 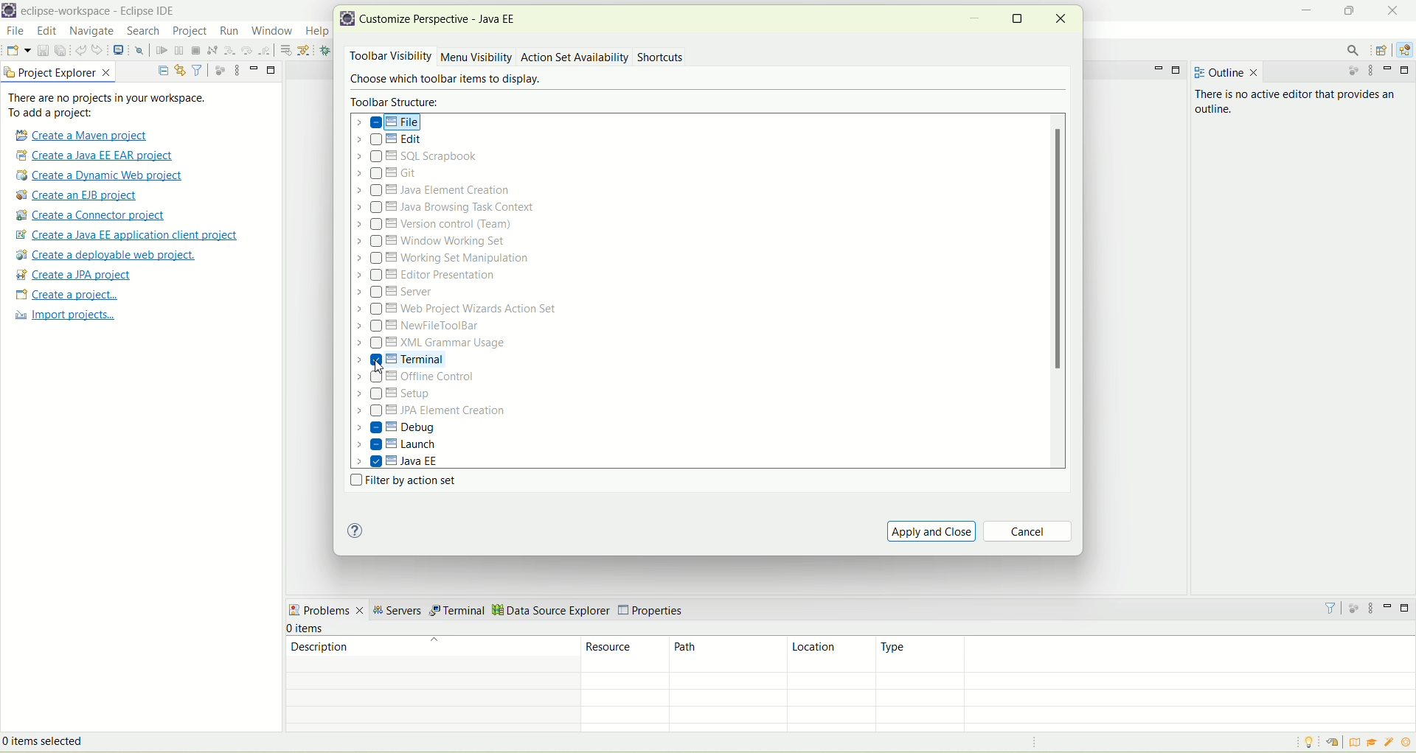 I want to click on disconnect, so click(x=212, y=50).